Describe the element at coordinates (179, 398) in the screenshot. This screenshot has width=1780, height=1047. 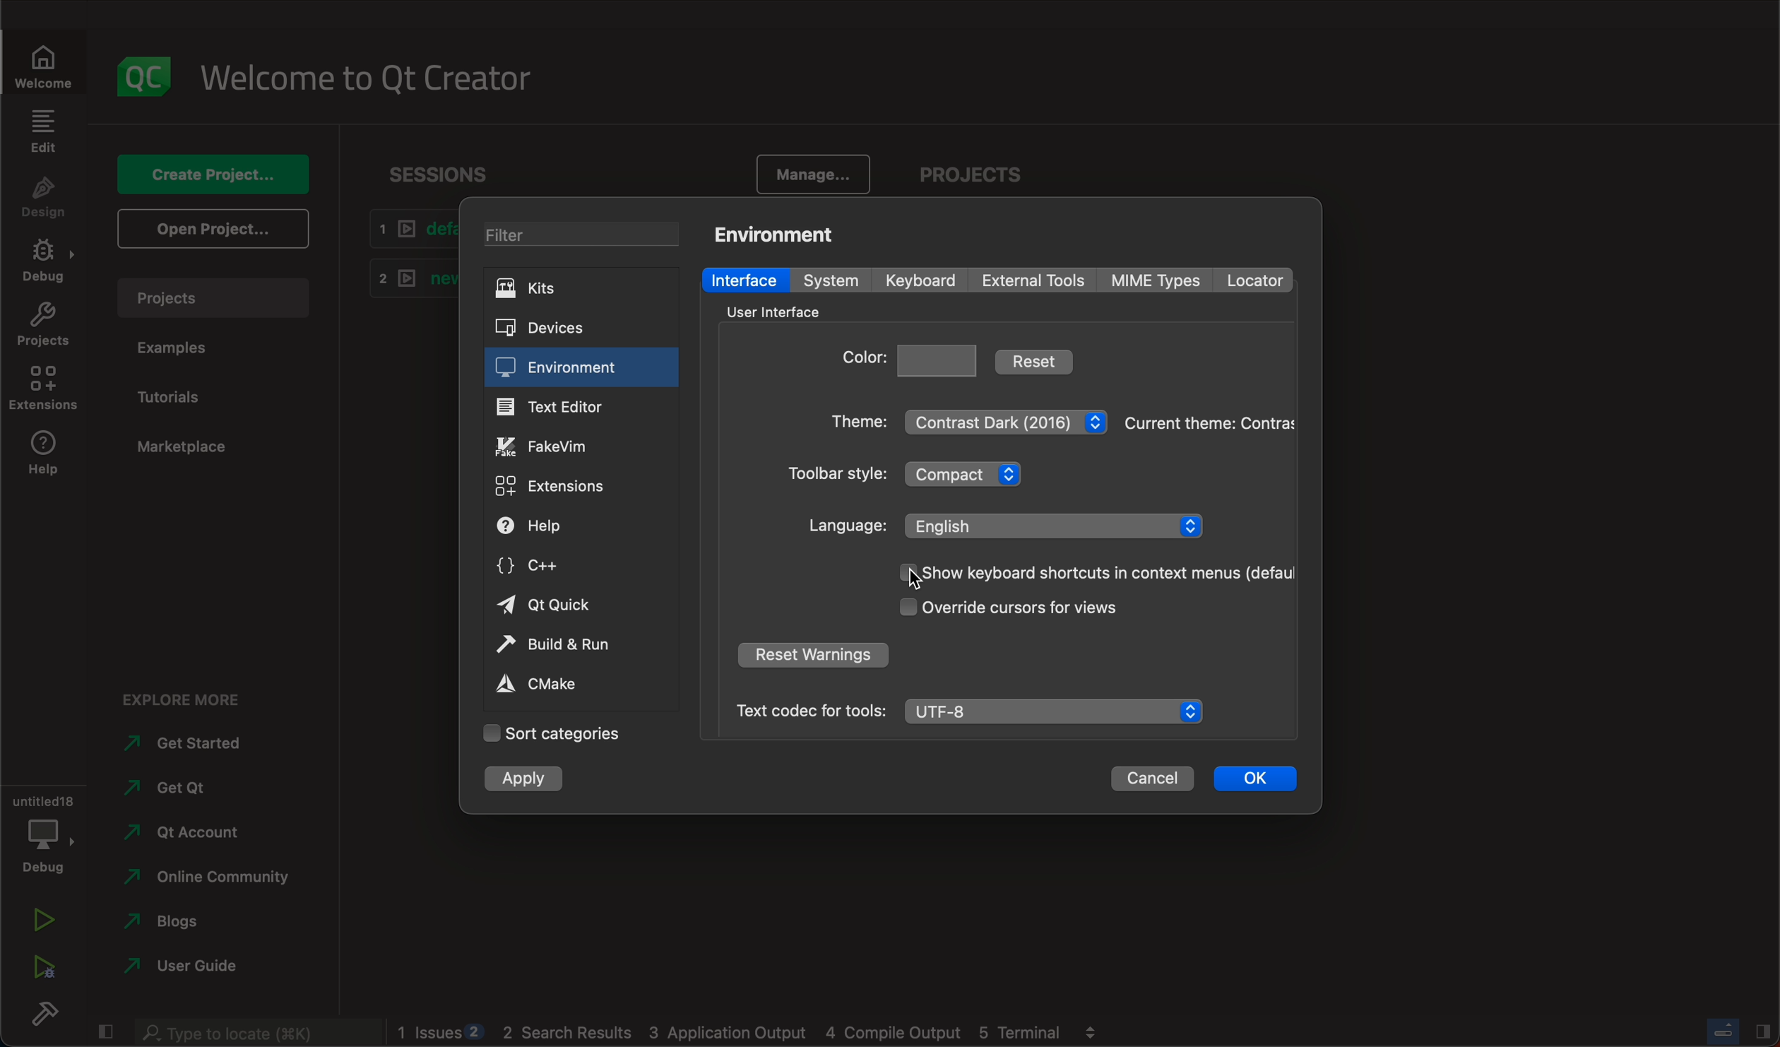
I see `tutorials` at that location.